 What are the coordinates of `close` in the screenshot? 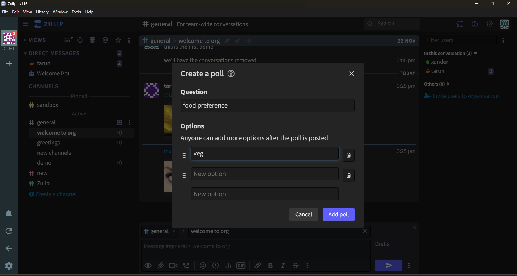 It's located at (352, 74).